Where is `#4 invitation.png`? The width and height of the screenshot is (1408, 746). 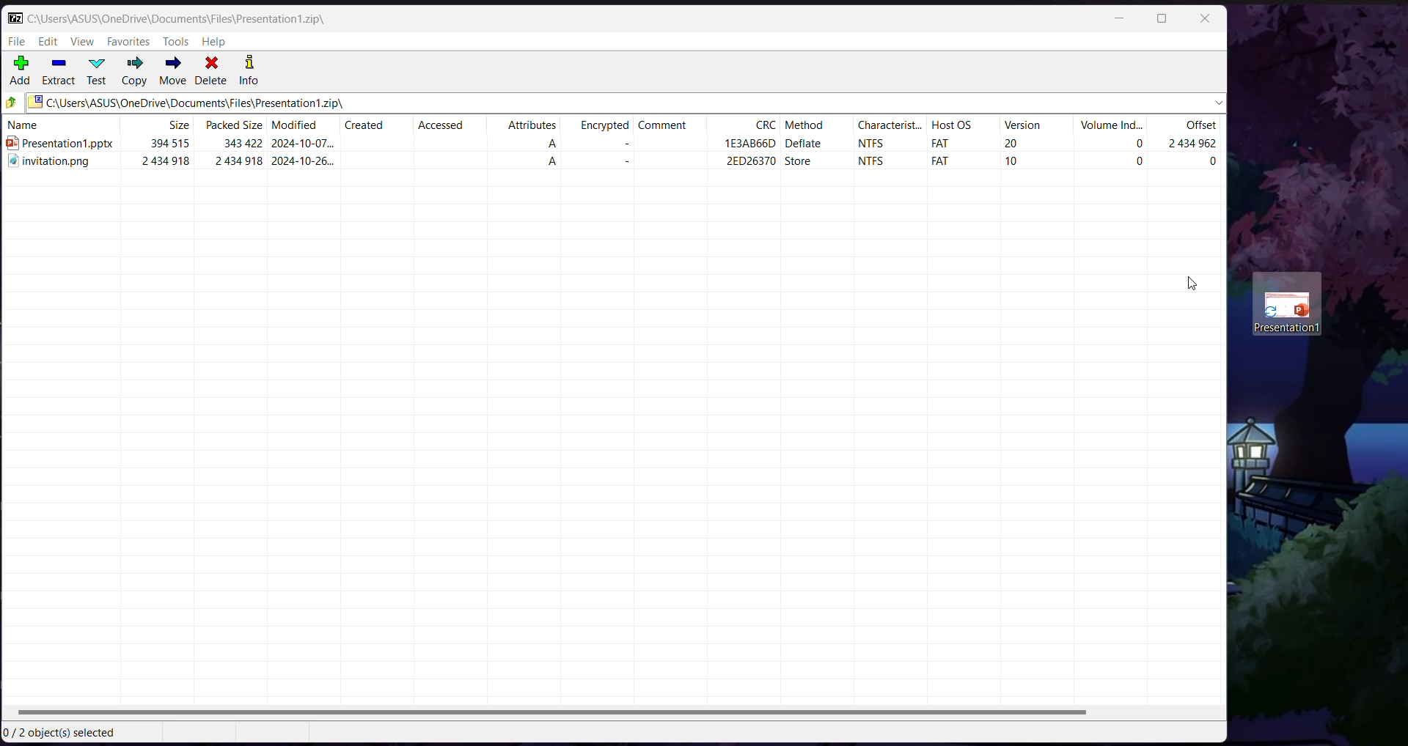 #4 invitation.png is located at coordinates (51, 166).